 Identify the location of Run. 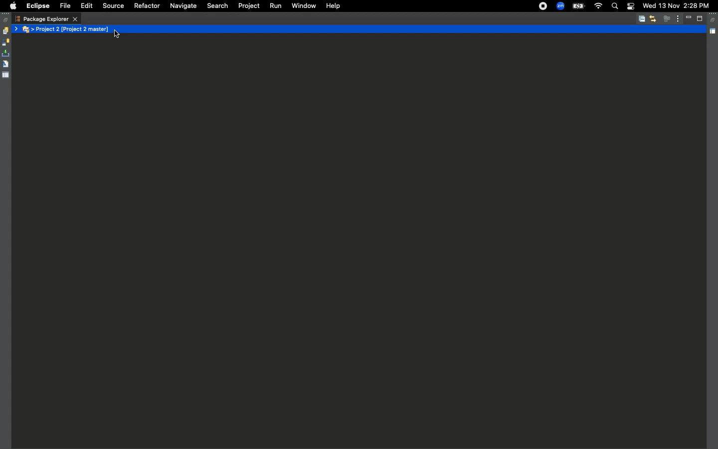
(275, 6).